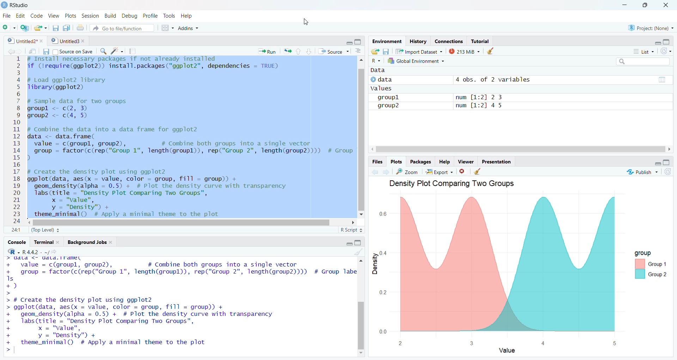 Image resolution: width=677 pixels, height=360 pixels. Describe the element at coordinates (381, 71) in the screenshot. I see `data` at that location.